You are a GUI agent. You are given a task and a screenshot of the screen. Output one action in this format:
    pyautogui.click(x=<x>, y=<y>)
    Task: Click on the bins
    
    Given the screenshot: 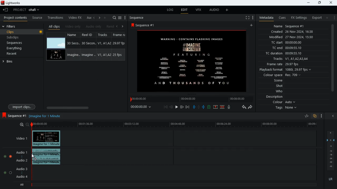 What is the action you would take?
    pyautogui.click(x=22, y=61)
    